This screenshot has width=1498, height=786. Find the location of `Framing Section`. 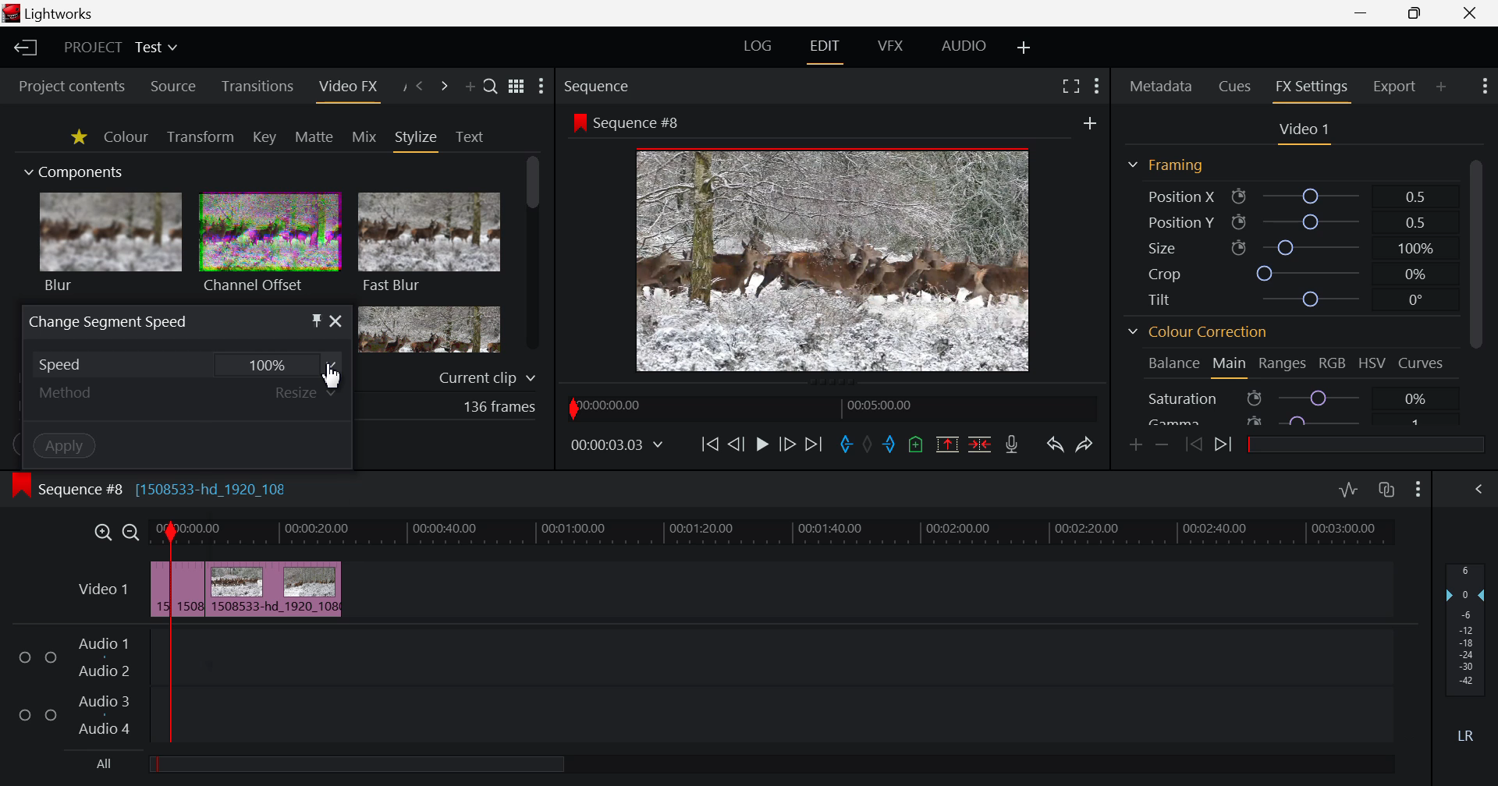

Framing Section is located at coordinates (1165, 168).